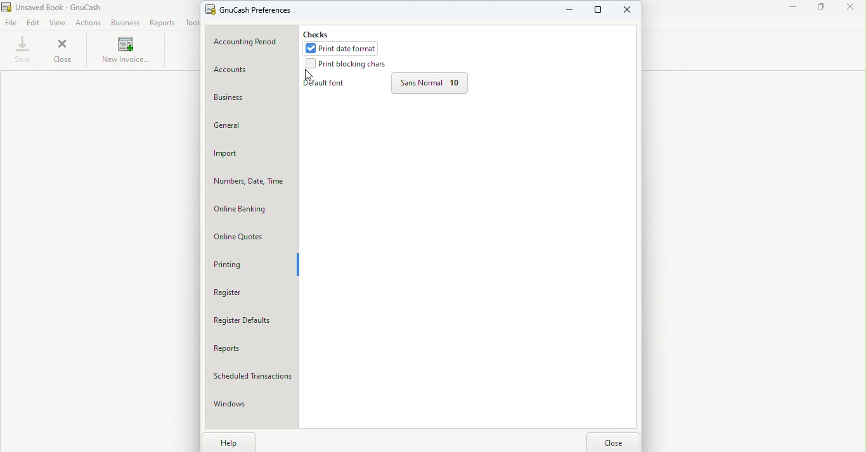 This screenshot has width=866, height=452. What do you see at coordinates (429, 82) in the screenshot?
I see `Sans normal 10` at bounding box center [429, 82].